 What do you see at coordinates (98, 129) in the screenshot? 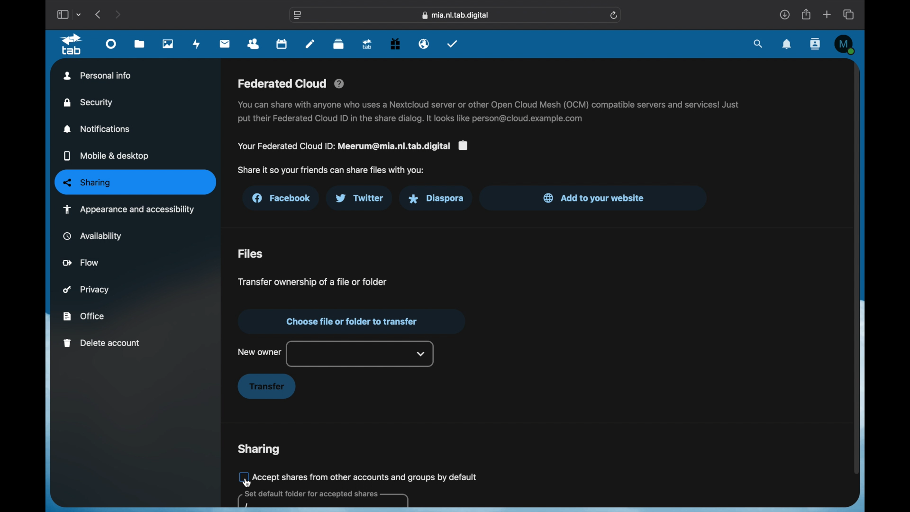
I see `notifications` at bounding box center [98, 129].